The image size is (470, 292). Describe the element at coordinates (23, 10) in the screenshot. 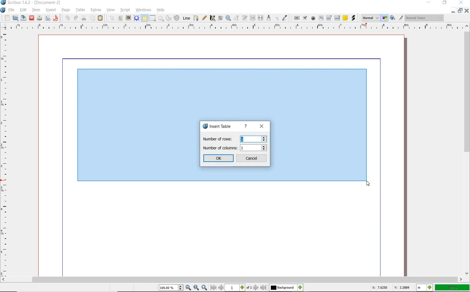

I see `edit` at that location.